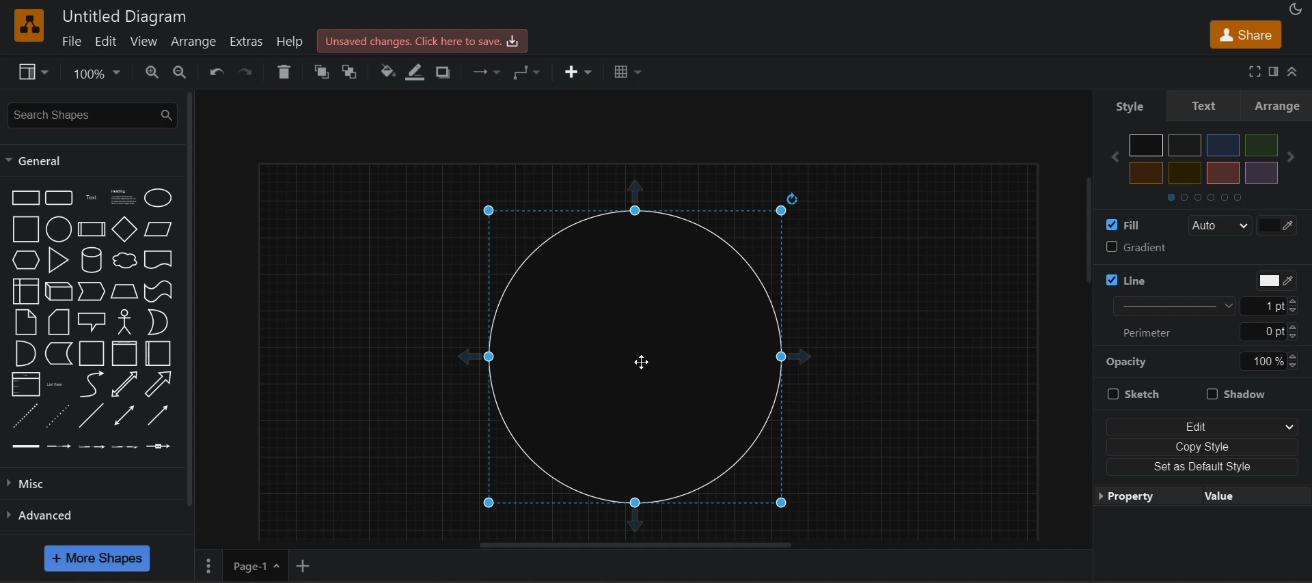 This screenshot has width=1312, height=583. I want to click on linecolor, so click(417, 72).